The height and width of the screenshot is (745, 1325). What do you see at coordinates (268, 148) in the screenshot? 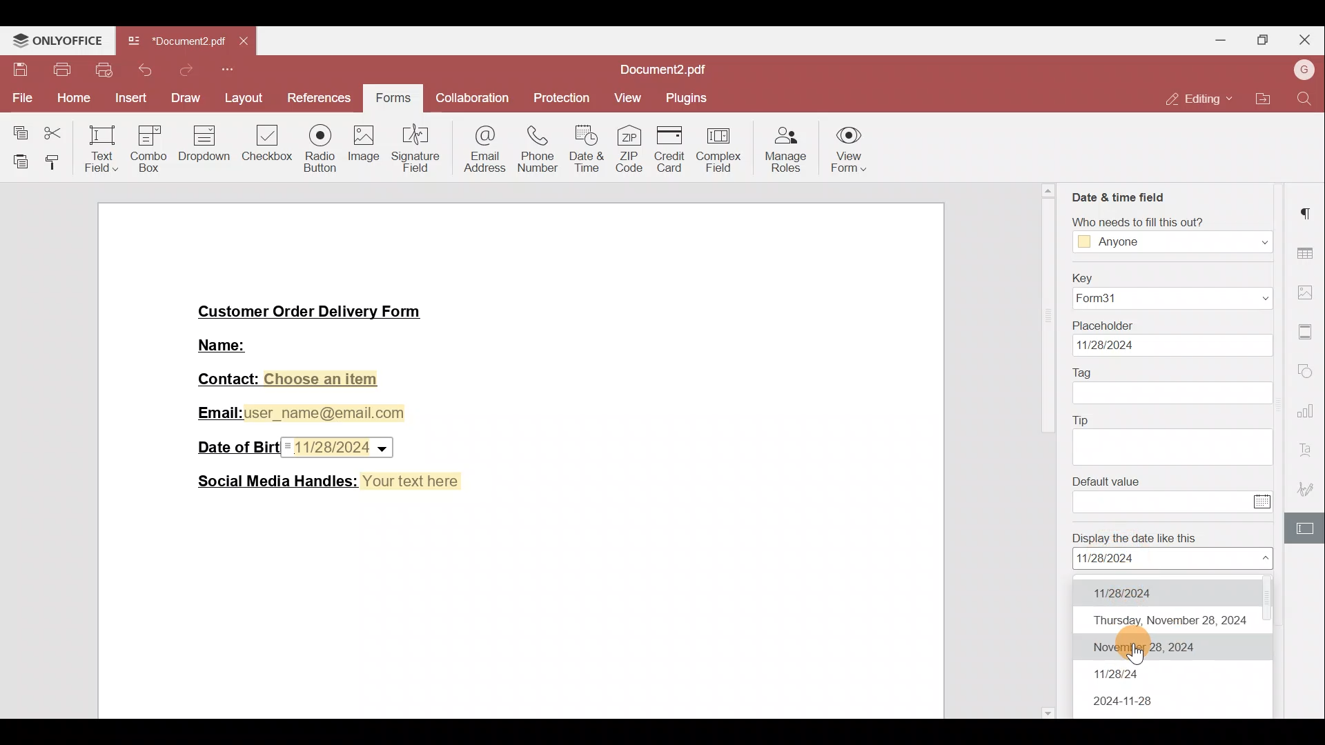
I see `Checkbox` at bounding box center [268, 148].